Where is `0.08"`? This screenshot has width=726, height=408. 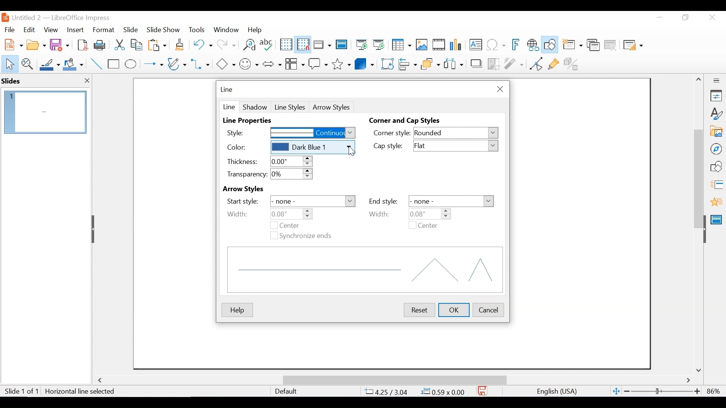
0.08" is located at coordinates (428, 213).